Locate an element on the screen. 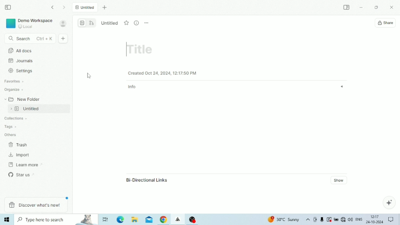 This screenshot has height=225, width=400. Learn more is located at coordinates (23, 164).